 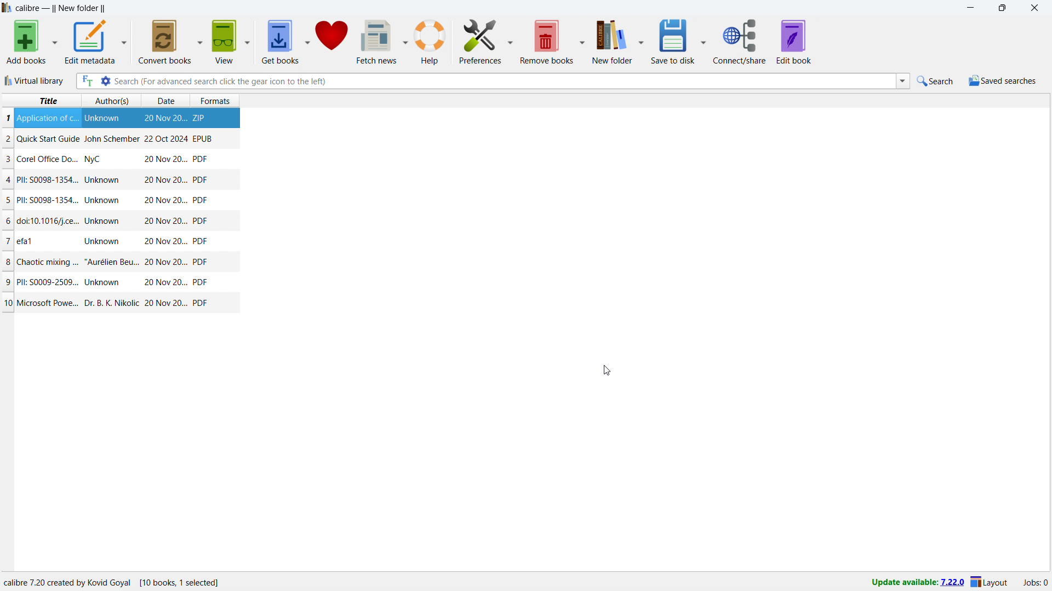 I want to click on Date, so click(x=164, y=242).